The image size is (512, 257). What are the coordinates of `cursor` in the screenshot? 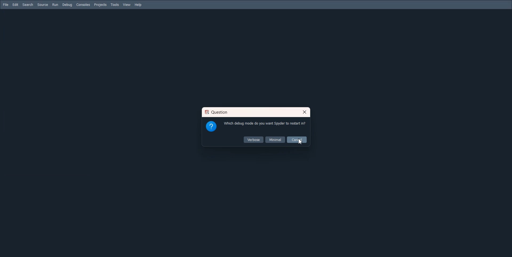 It's located at (301, 143).